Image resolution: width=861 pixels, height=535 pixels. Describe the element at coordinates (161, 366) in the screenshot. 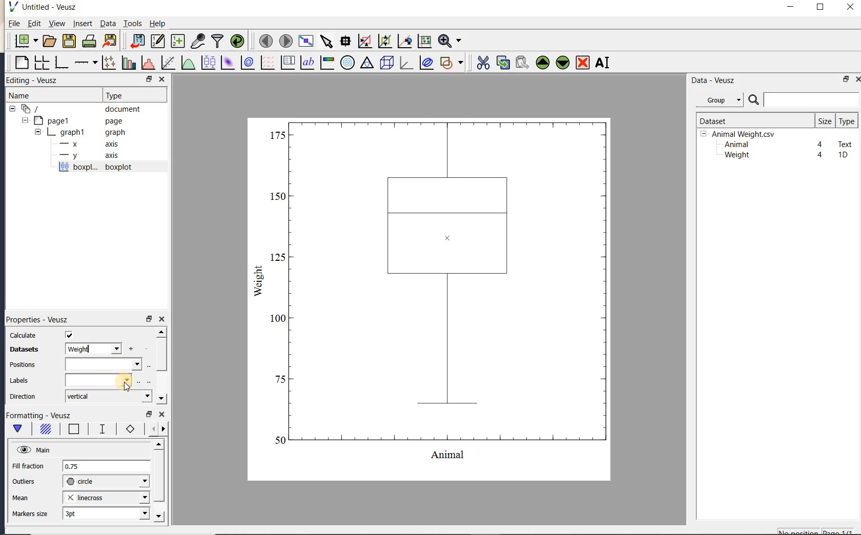

I see `scrollbar` at that location.